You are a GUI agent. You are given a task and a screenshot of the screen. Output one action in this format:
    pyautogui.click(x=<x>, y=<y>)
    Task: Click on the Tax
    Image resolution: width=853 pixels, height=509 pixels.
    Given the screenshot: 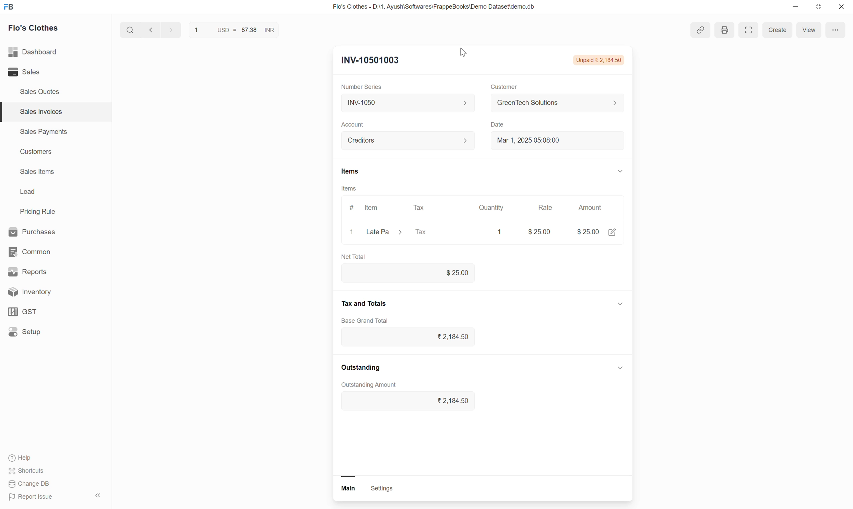 What is the action you would take?
    pyautogui.click(x=420, y=208)
    